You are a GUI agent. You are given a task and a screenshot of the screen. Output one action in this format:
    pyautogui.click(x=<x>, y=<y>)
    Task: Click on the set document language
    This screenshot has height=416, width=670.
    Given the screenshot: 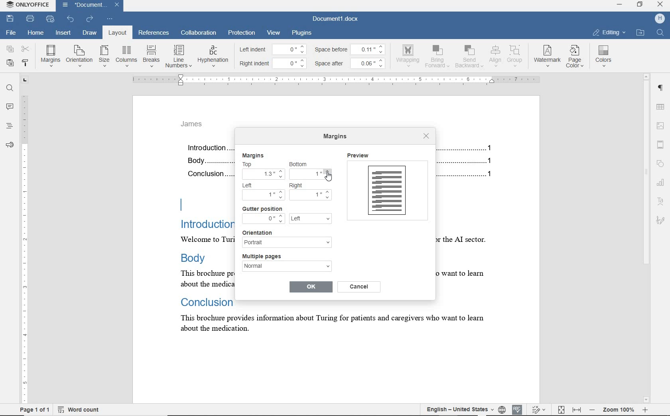 What is the action you would take?
    pyautogui.click(x=502, y=408)
    